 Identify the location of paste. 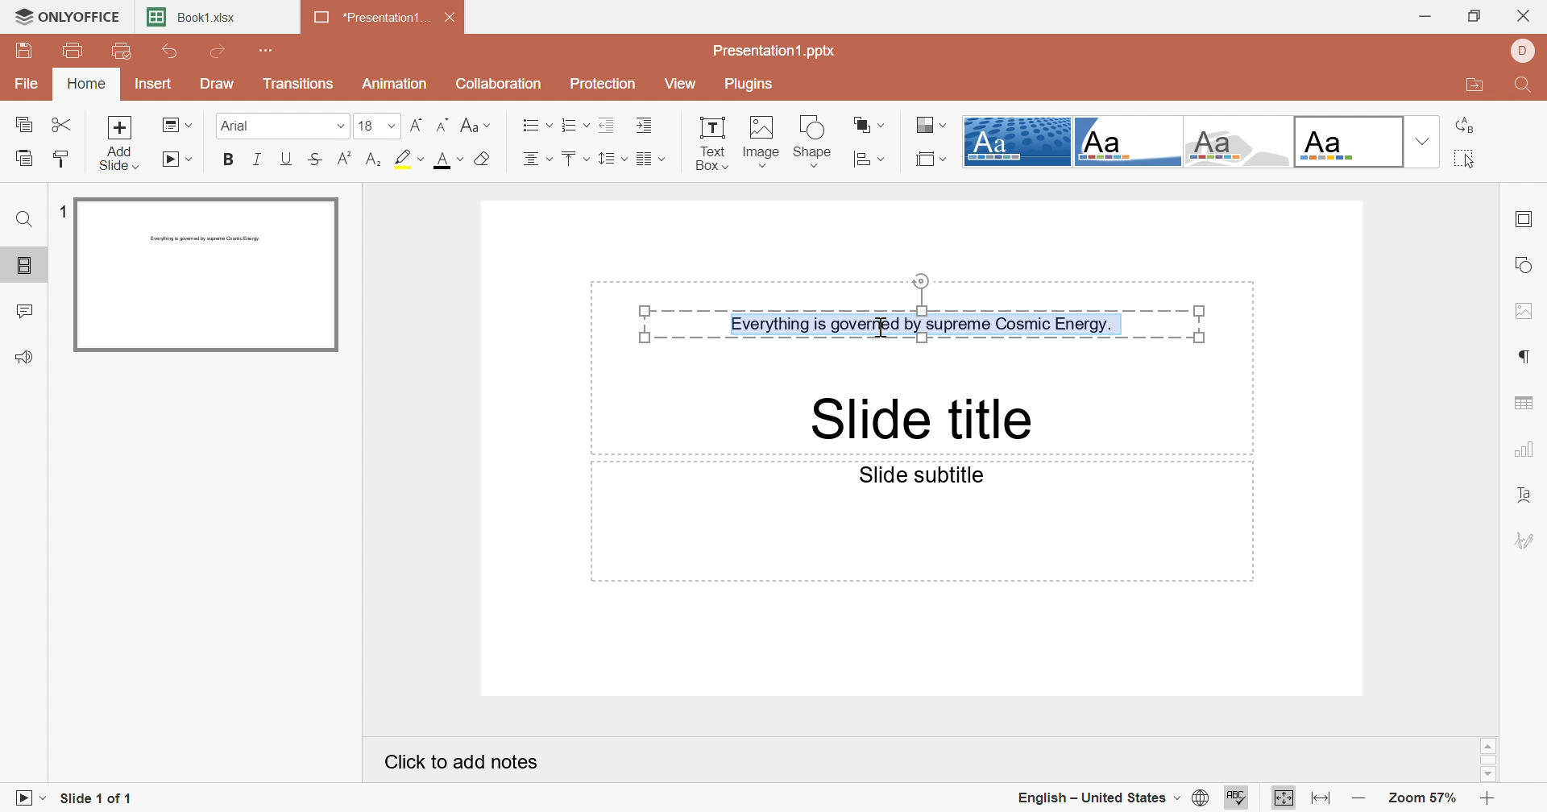
(25, 157).